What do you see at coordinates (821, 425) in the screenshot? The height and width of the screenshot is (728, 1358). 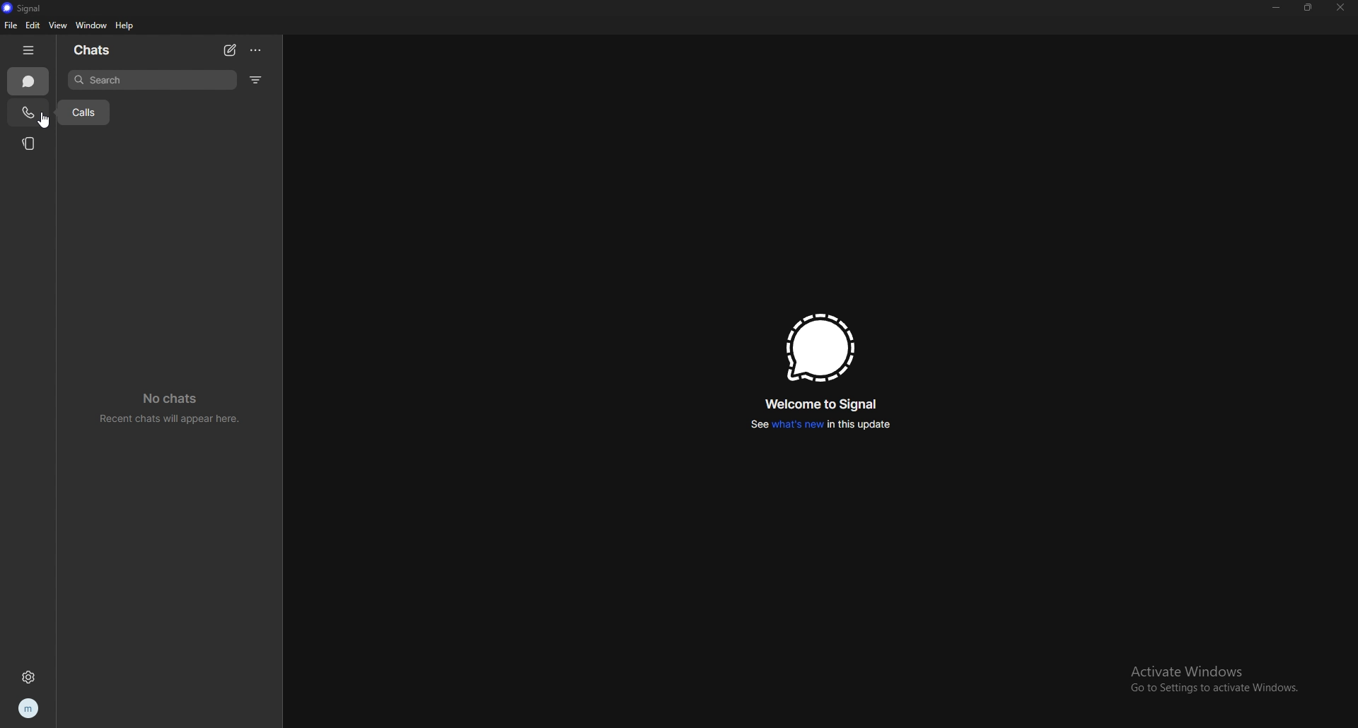 I see `see whats new in this update` at bounding box center [821, 425].